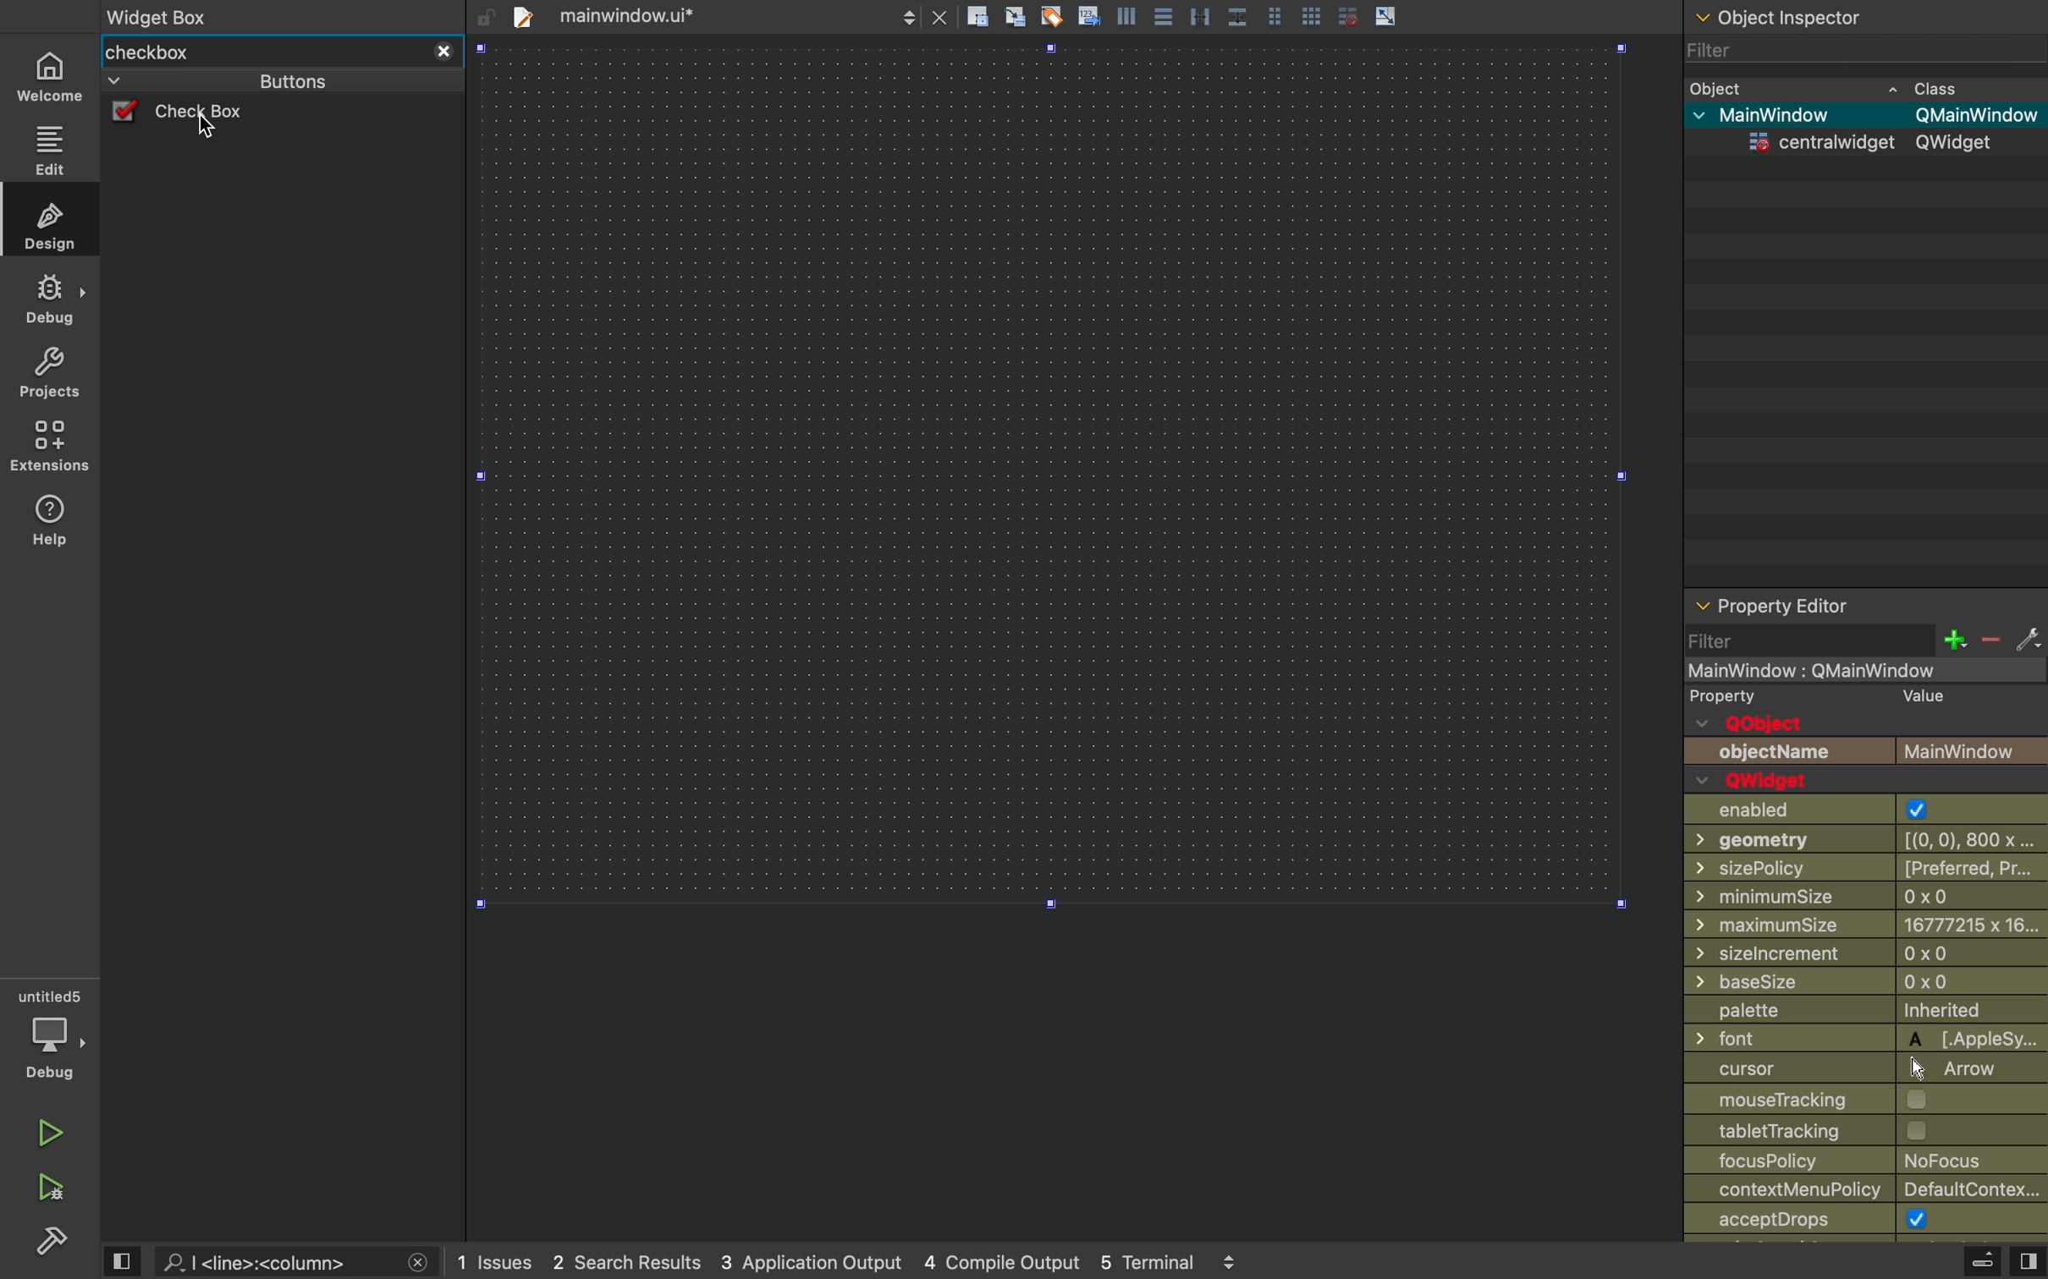 The image size is (2048, 1279). I want to click on mouse tracking, so click(1864, 1098).